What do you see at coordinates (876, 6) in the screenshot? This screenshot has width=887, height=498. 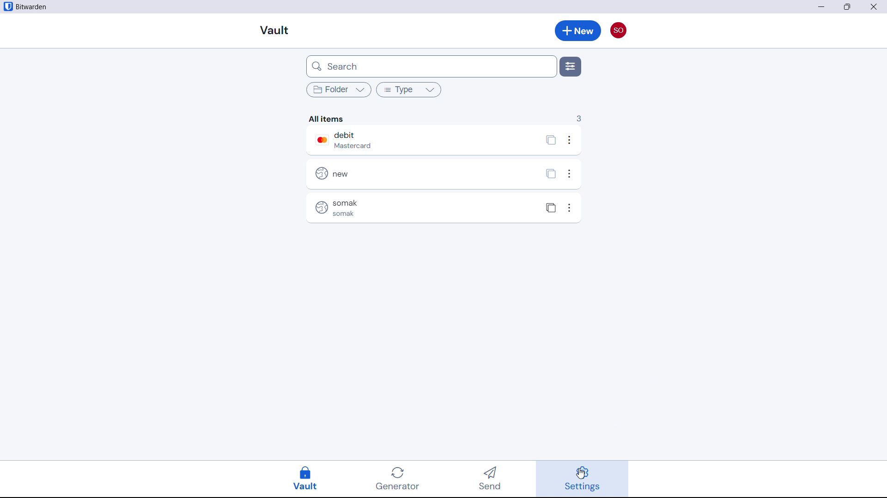 I see `close ` at bounding box center [876, 6].